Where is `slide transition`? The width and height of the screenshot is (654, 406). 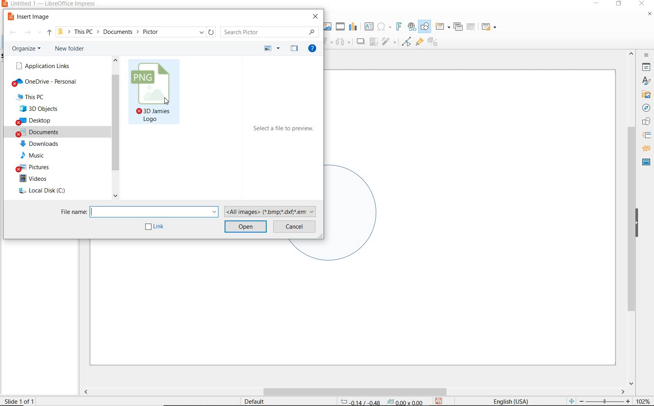
slide transition is located at coordinates (646, 135).